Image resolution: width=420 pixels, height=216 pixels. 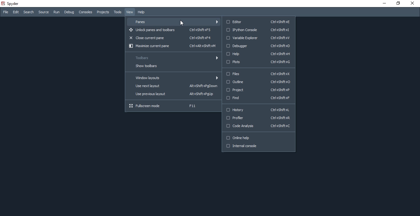 What do you see at coordinates (117, 12) in the screenshot?
I see `Tools` at bounding box center [117, 12].